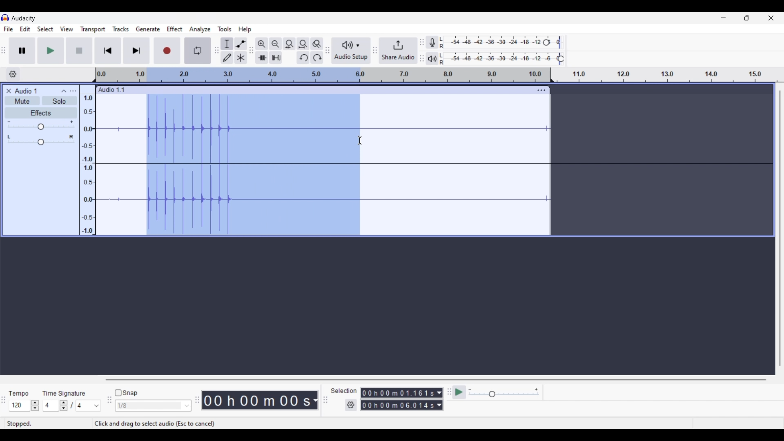 Image resolution: width=784 pixels, height=441 pixels. I want to click on Scale, so click(323, 75).